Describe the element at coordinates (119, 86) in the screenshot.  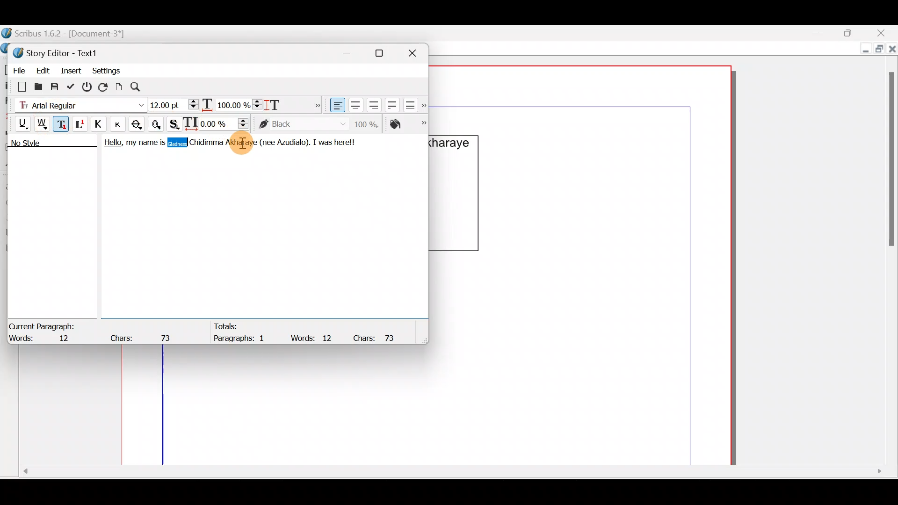
I see `Update text frame` at that location.